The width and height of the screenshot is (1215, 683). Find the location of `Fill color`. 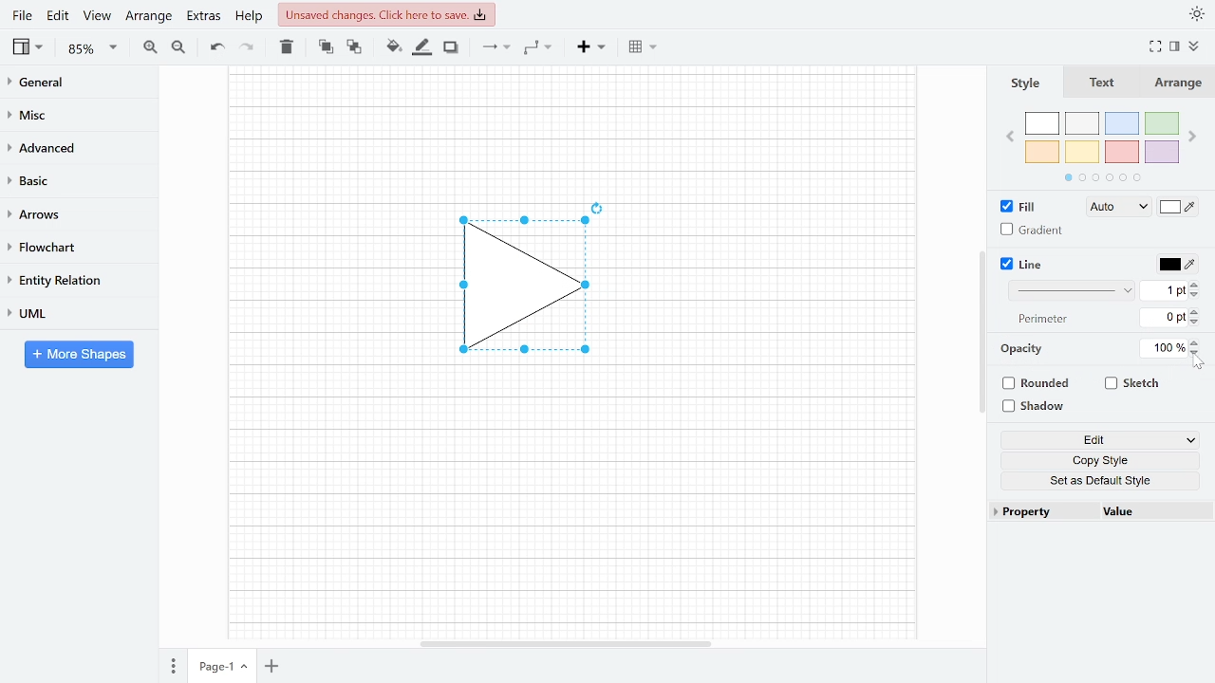

Fill color is located at coordinates (1179, 209).